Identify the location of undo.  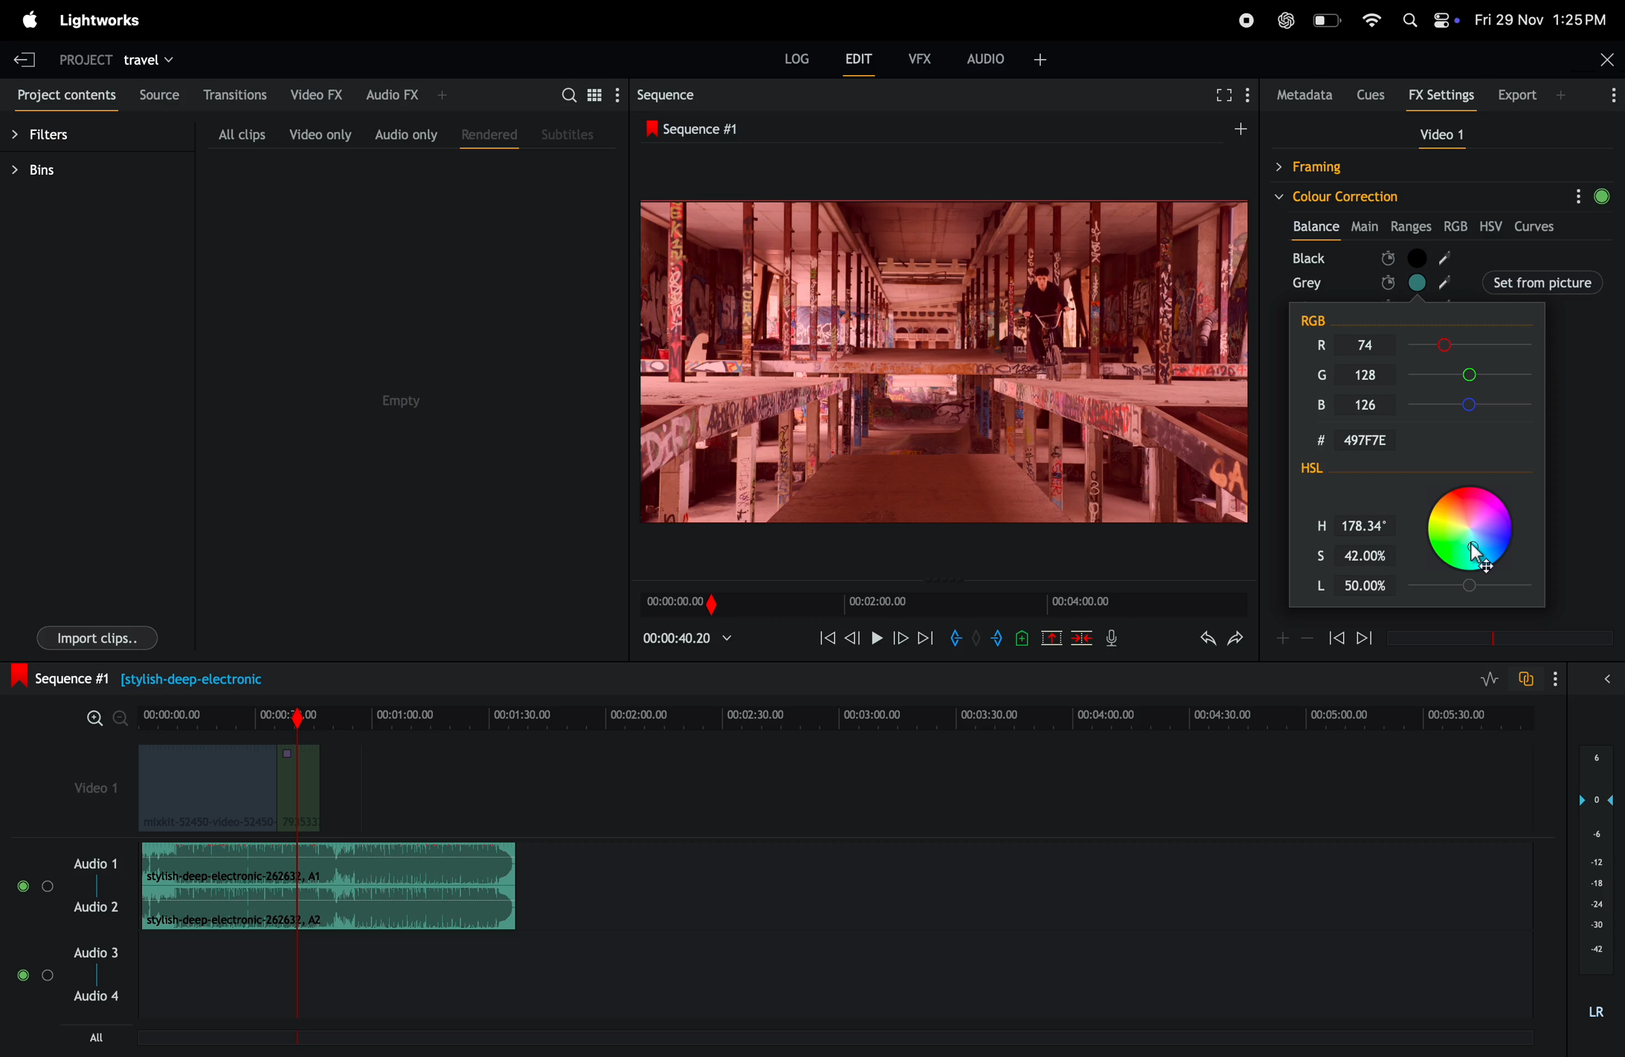
(1203, 640).